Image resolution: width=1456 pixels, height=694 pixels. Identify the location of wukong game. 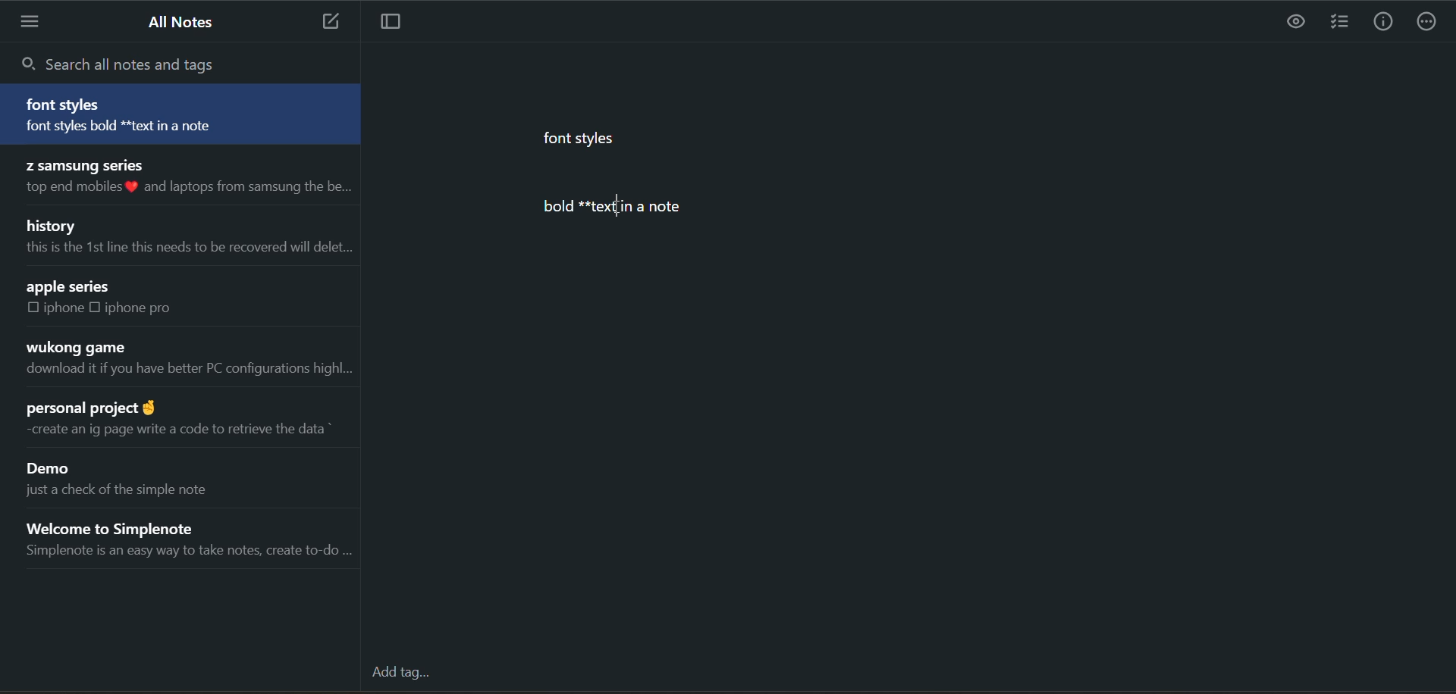
(74, 348).